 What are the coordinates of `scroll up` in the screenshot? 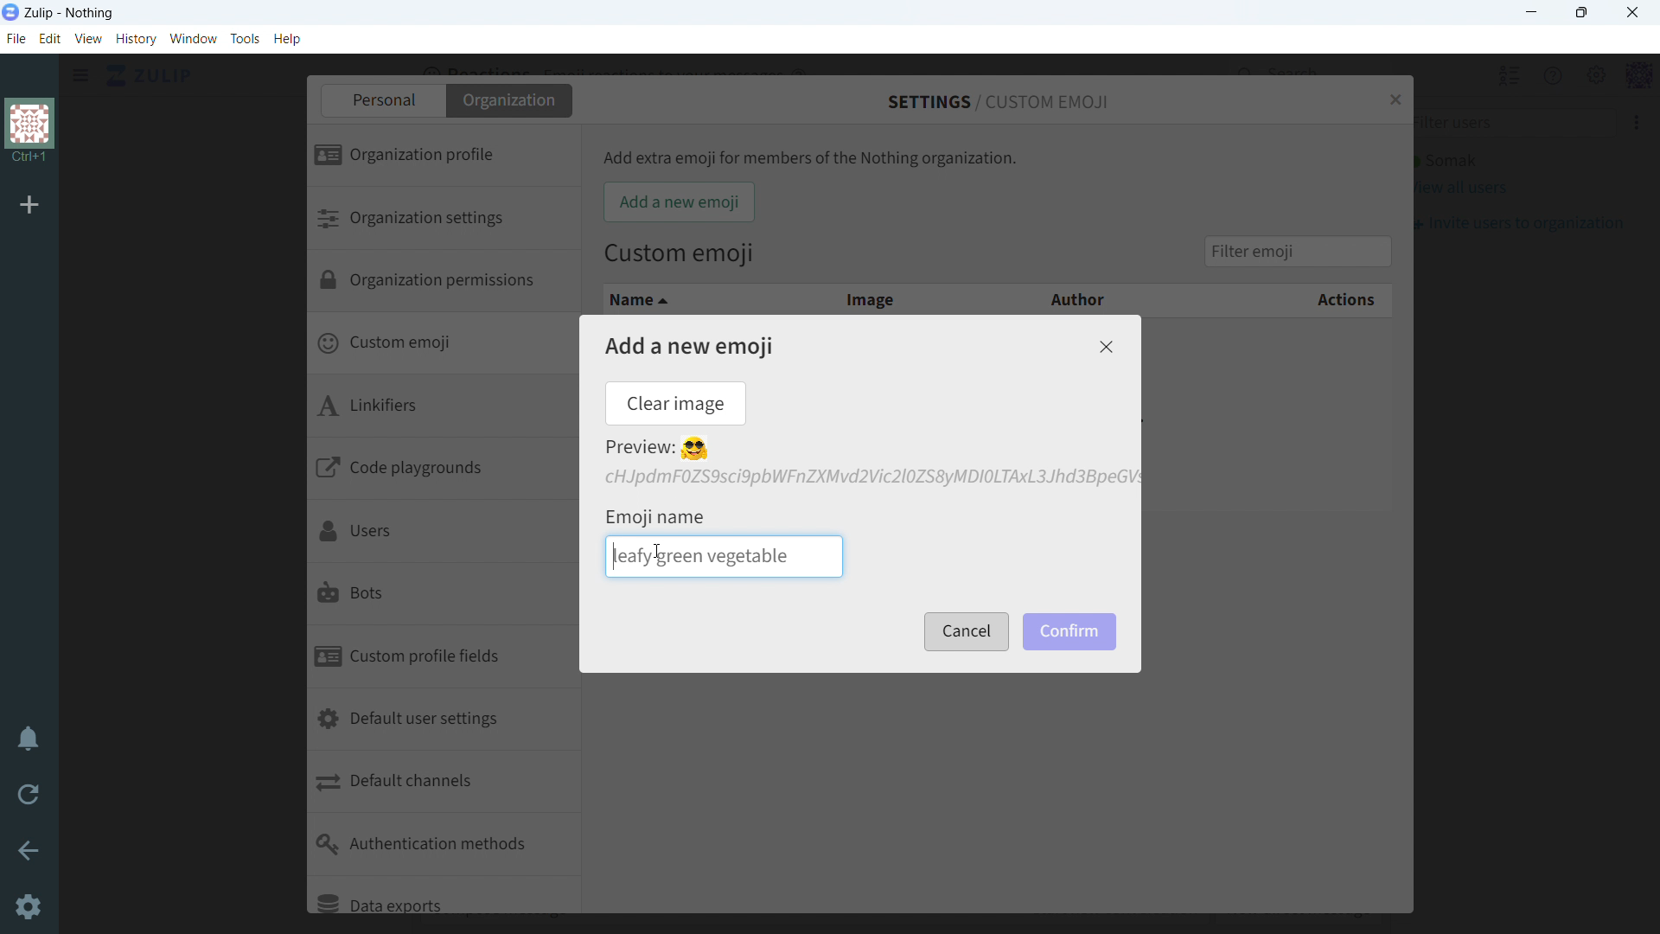 It's located at (1650, 63).